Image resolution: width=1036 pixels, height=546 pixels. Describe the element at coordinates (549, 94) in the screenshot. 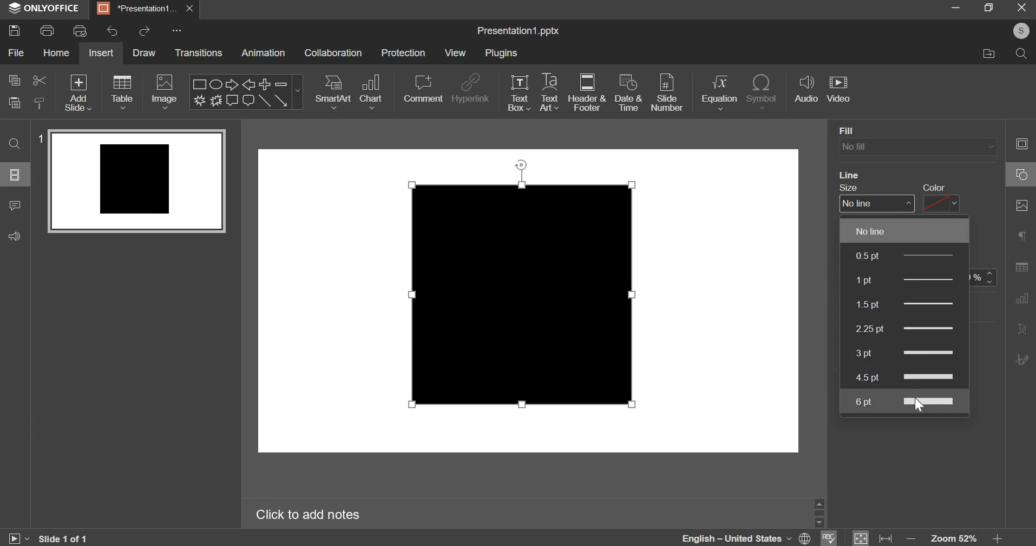

I see `text art` at that location.